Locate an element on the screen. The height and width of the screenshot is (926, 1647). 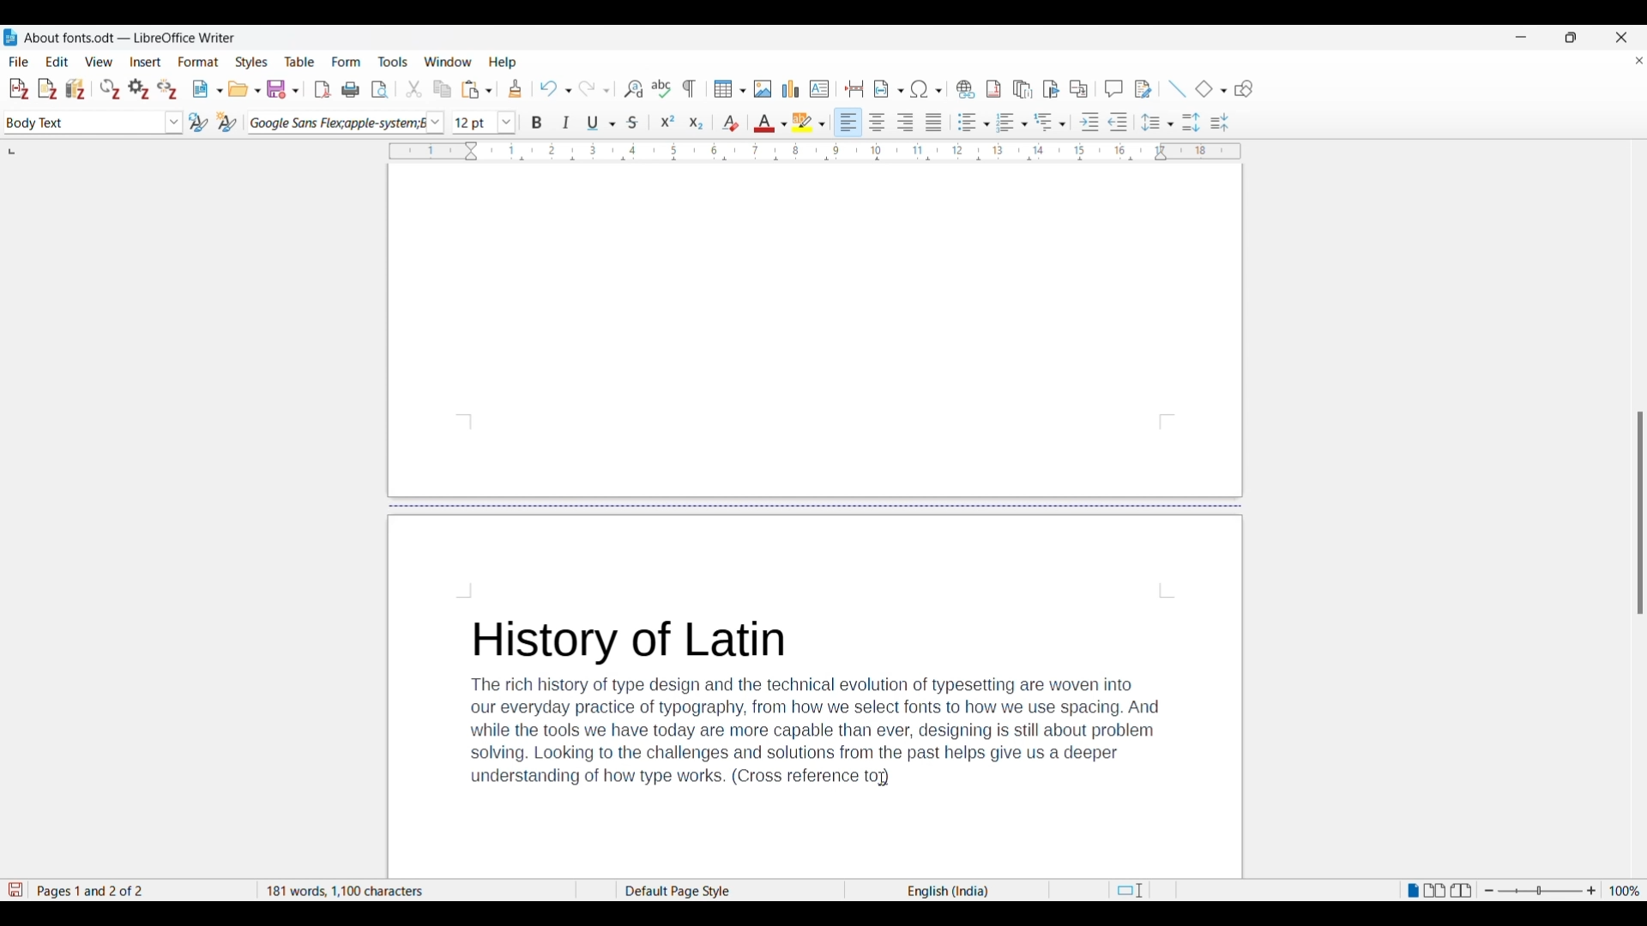
Underline options is located at coordinates (600, 123).